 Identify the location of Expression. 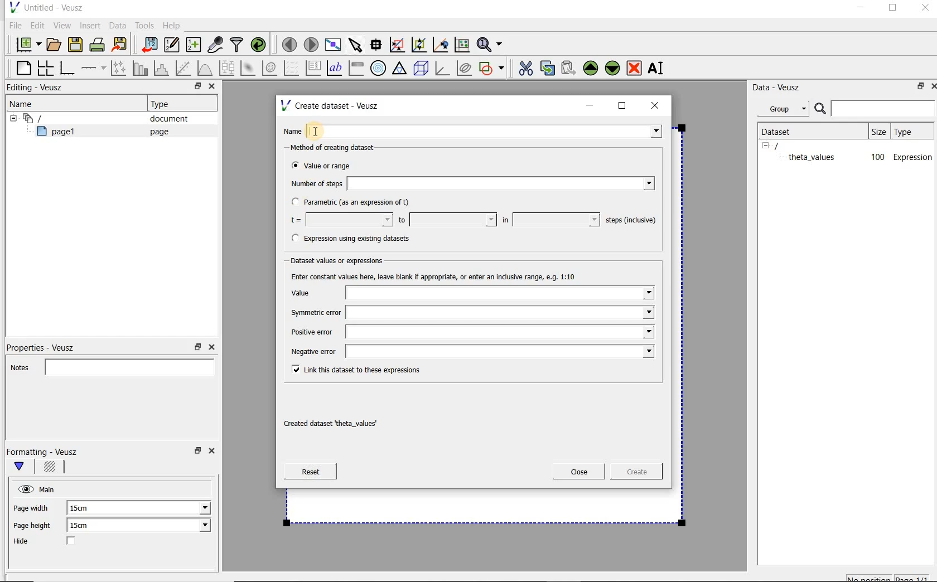
(913, 157).